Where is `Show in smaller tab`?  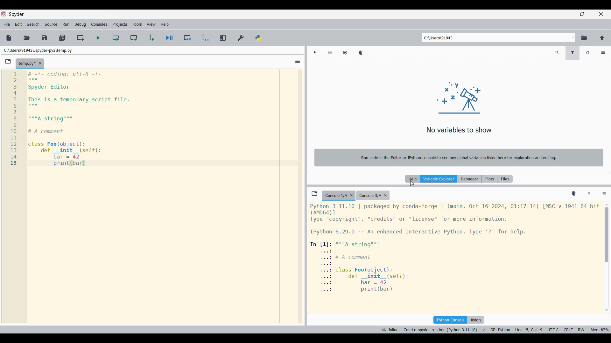 Show in smaller tab is located at coordinates (582, 14).